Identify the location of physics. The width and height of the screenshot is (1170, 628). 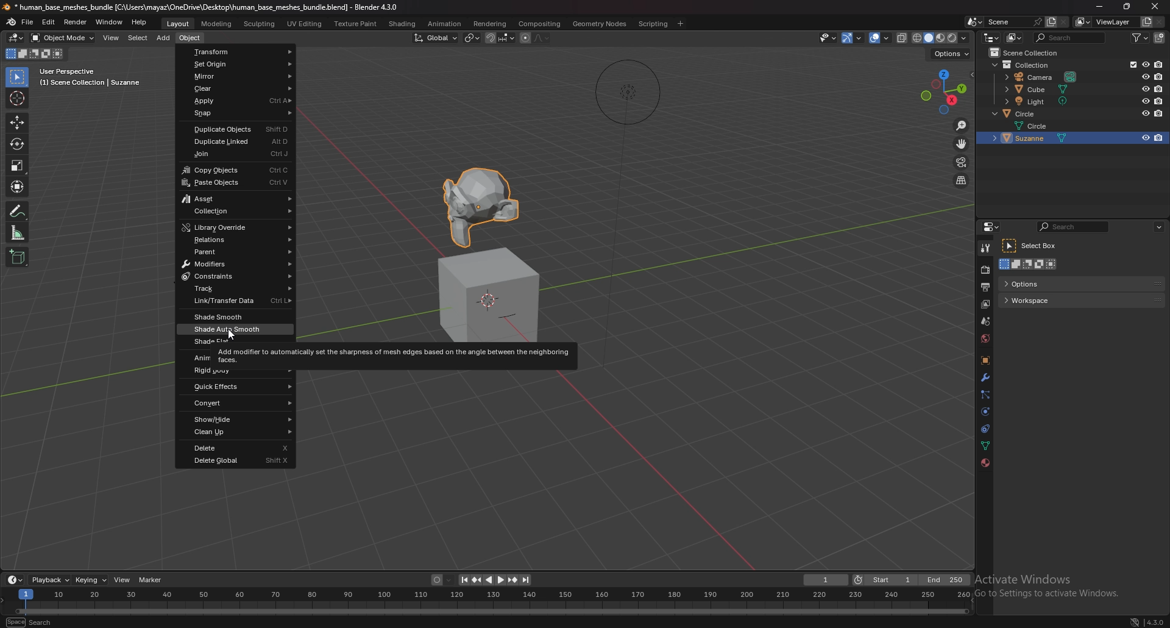
(987, 412).